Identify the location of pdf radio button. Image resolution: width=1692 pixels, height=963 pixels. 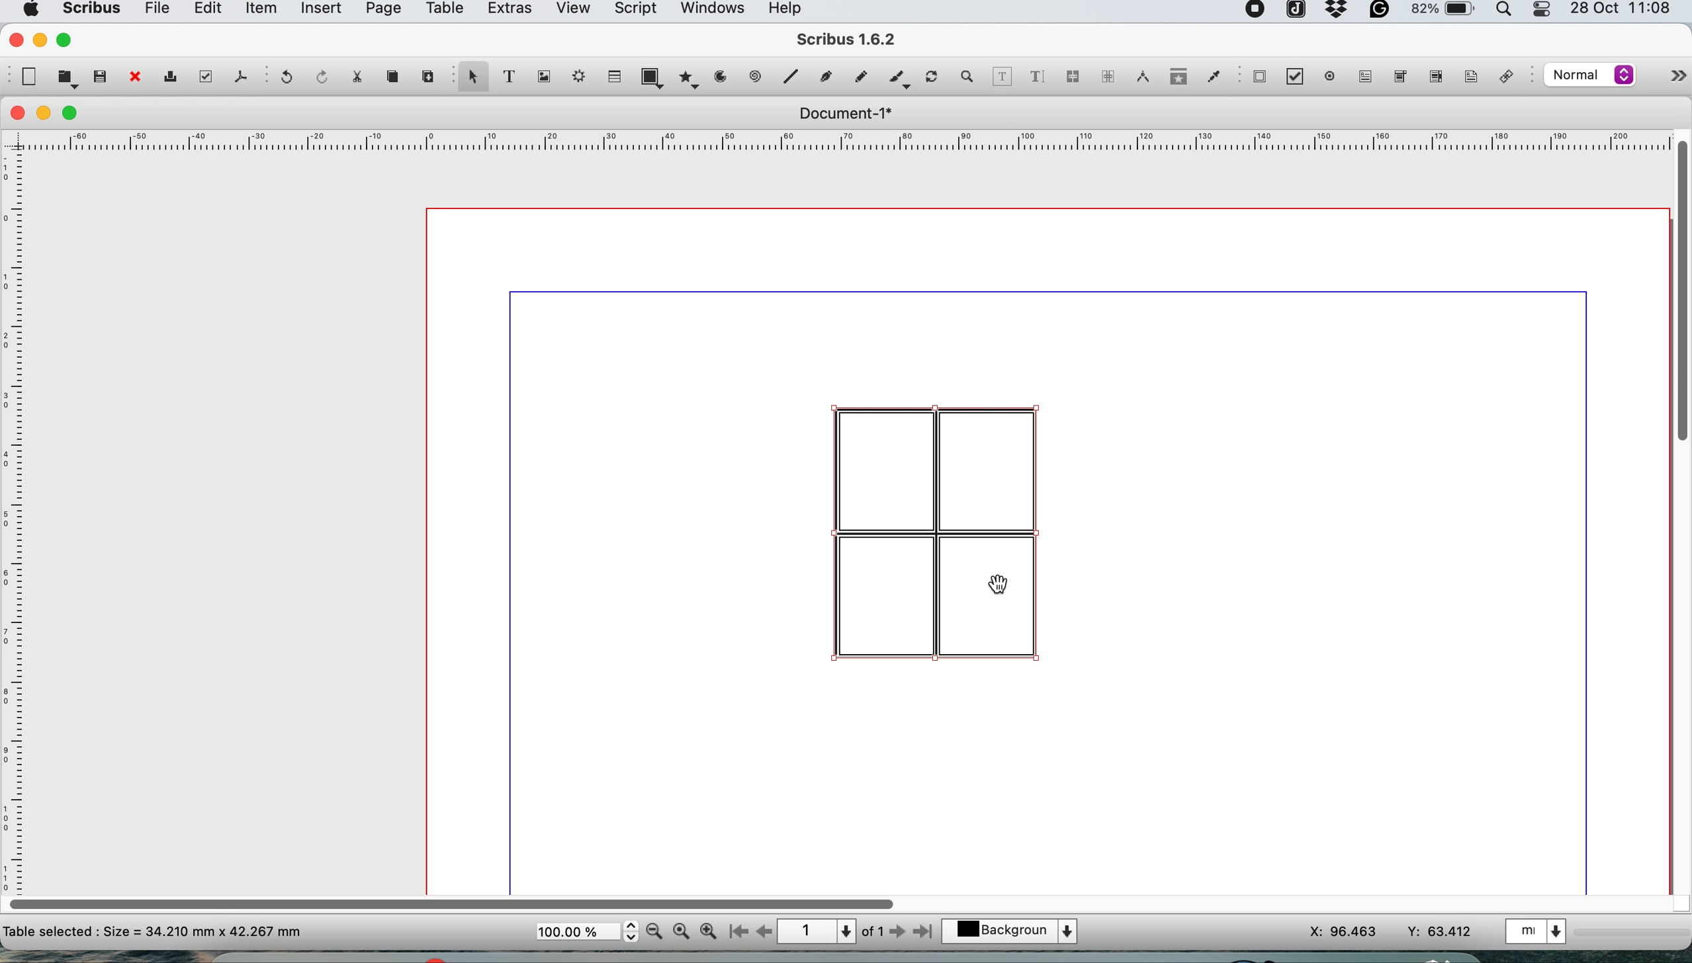
(1330, 76).